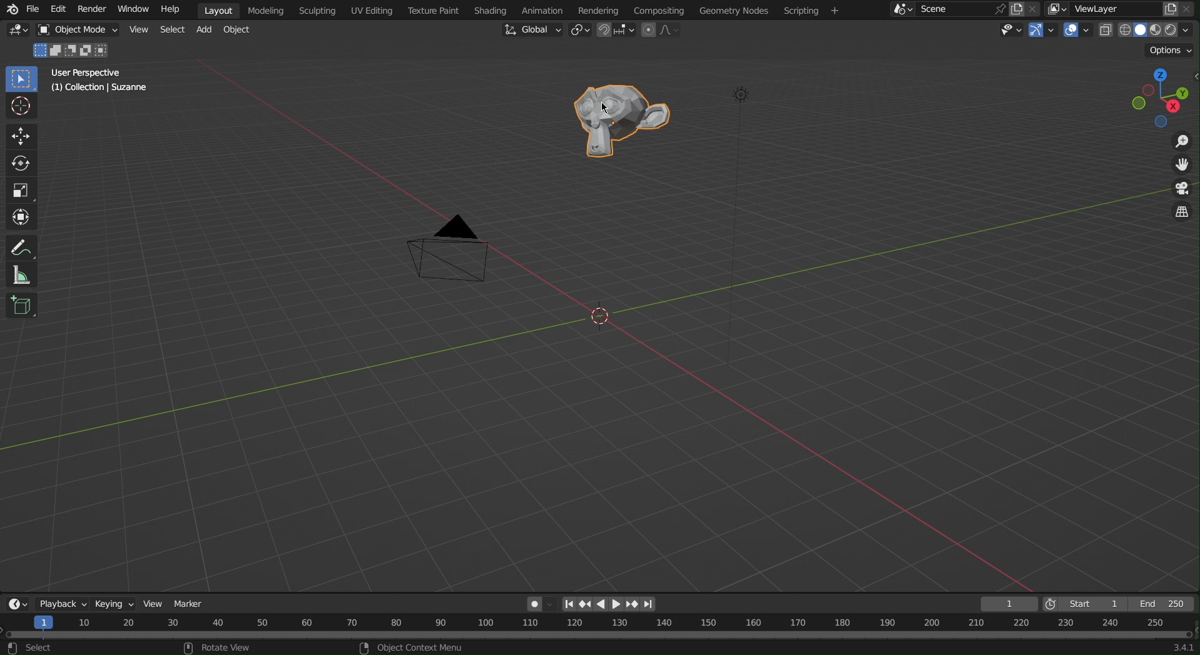  What do you see at coordinates (133, 9) in the screenshot?
I see `Window` at bounding box center [133, 9].